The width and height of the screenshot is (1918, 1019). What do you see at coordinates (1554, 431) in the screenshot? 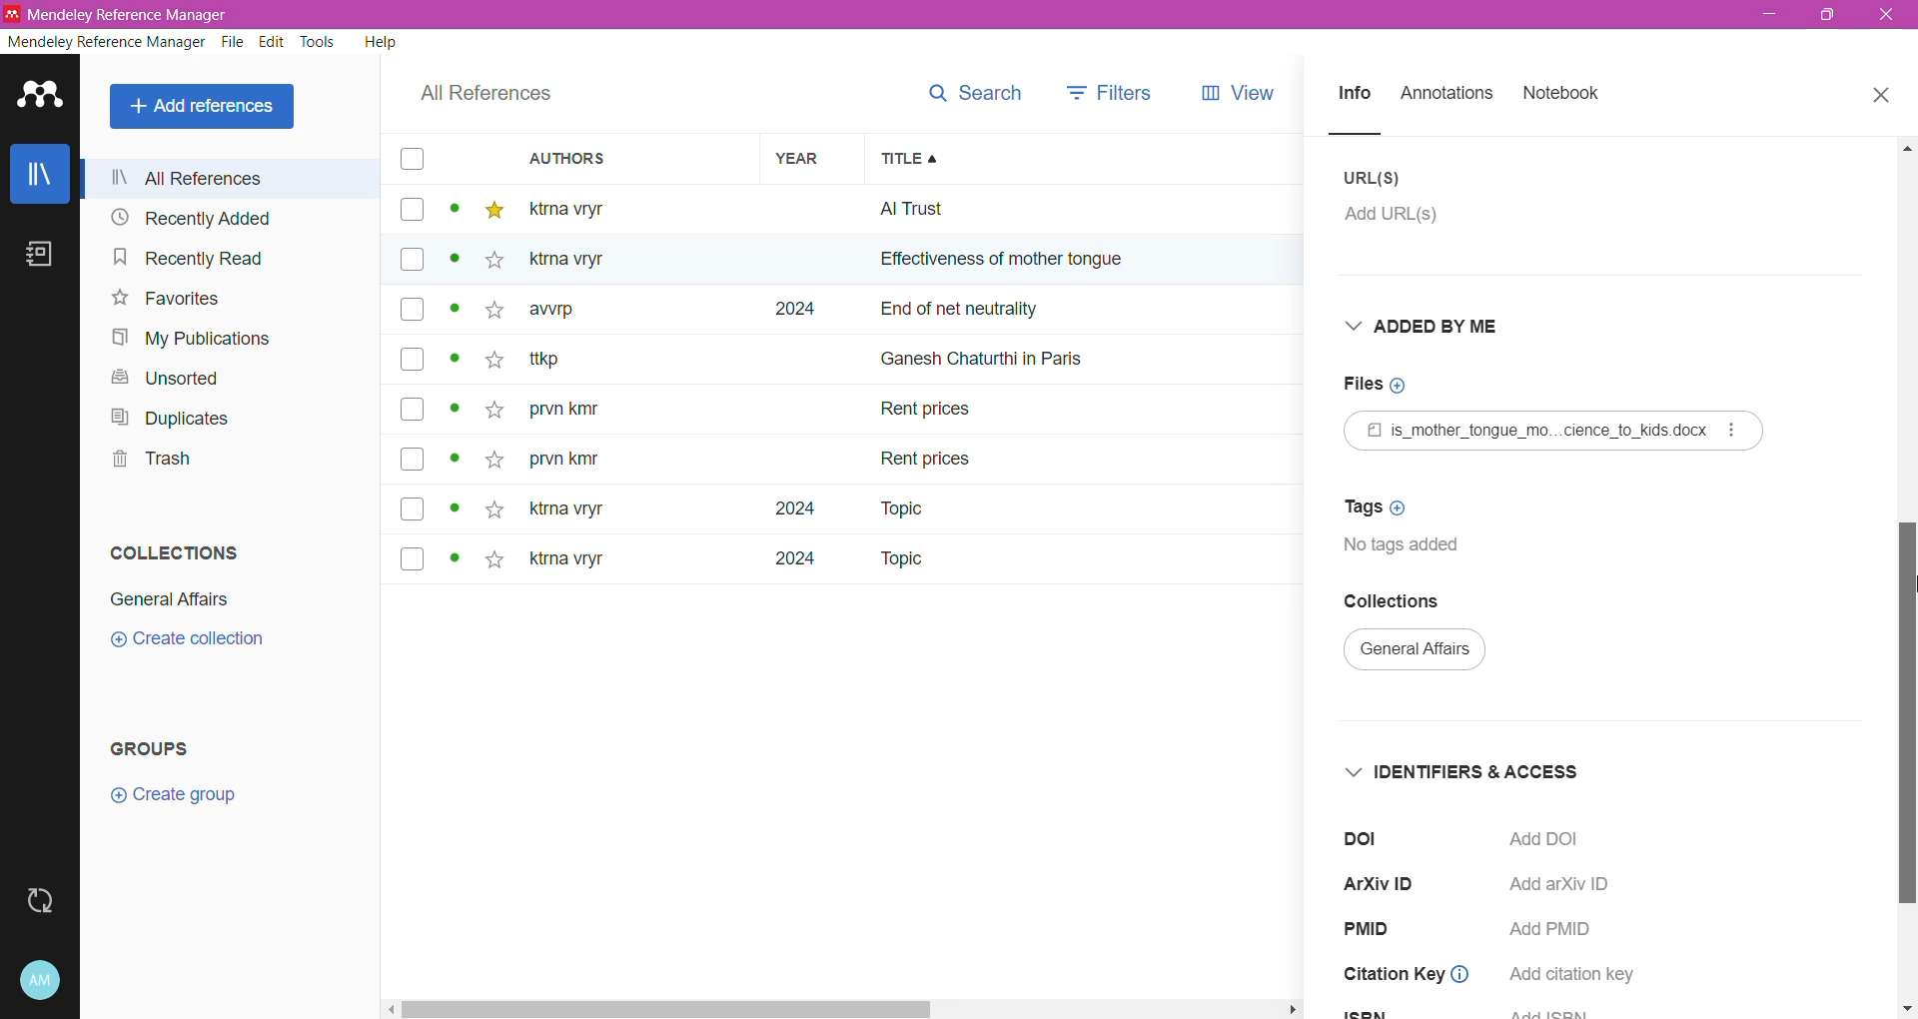
I see `Reference File ` at bounding box center [1554, 431].